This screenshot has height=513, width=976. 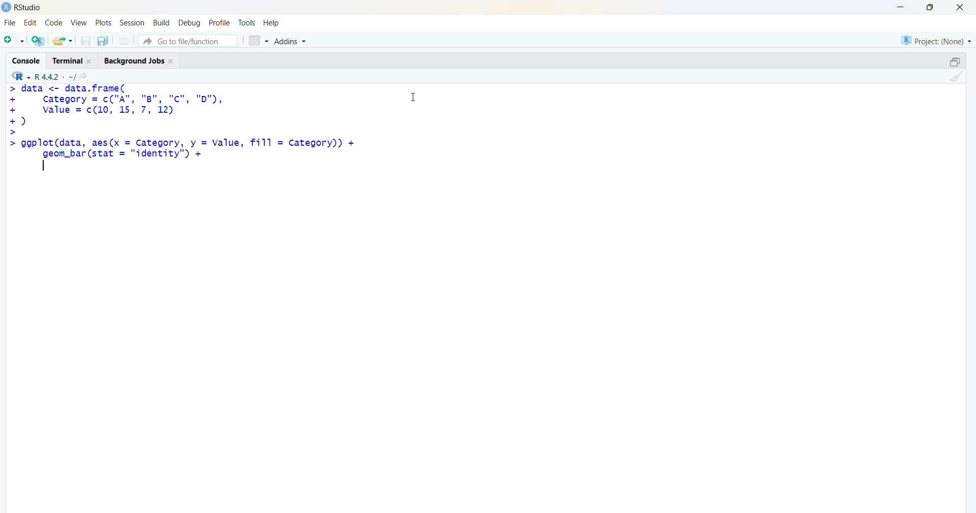 What do you see at coordinates (292, 42) in the screenshot?
I see `Addins` at bounding box center [292, 42].